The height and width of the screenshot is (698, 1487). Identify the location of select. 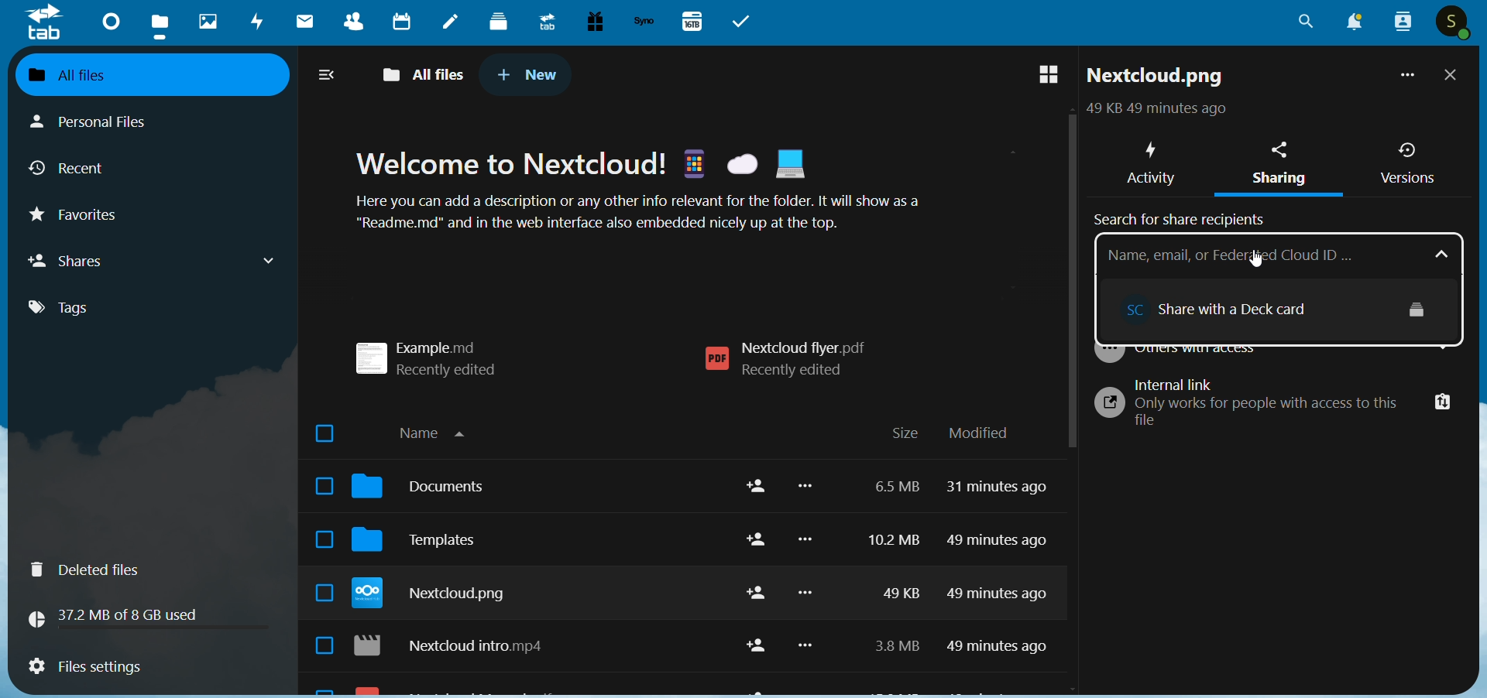
(318, 542).